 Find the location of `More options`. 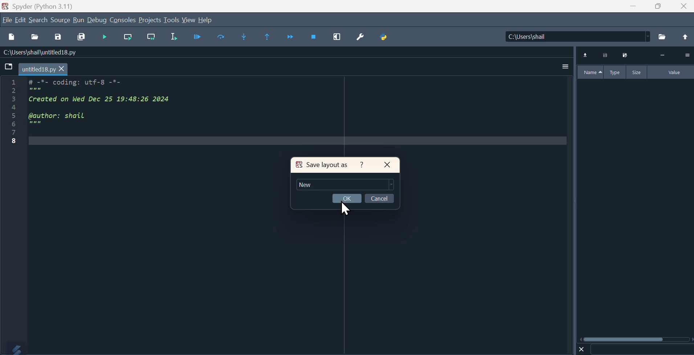

More options is located at coordinates (566, 66).